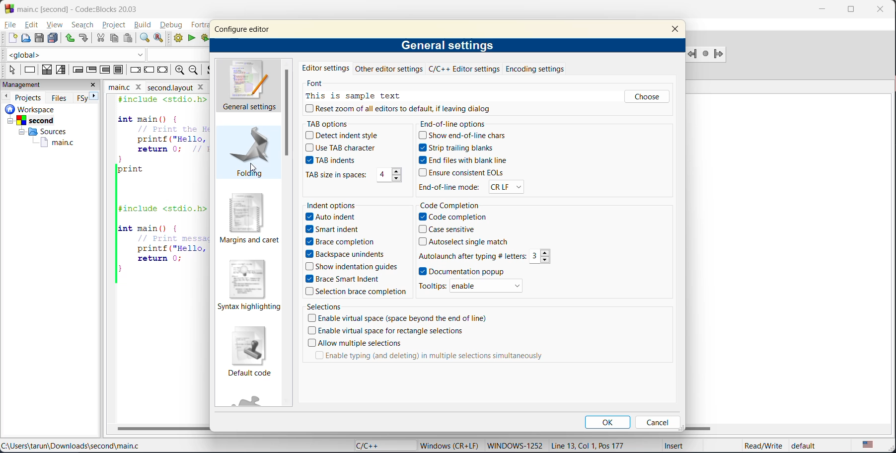 The height and width of the screenshot is (453, 896). Describe the element at coordinates (360, 96) in the screenshot. I see `this is a sample text` at that location.